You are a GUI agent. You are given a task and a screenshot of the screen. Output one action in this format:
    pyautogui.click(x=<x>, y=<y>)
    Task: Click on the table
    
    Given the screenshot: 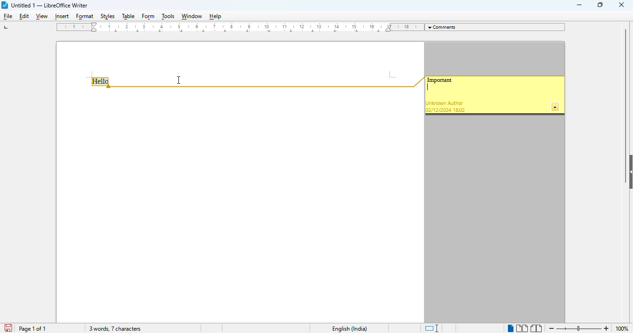 What is the action you would take?
    pyautogui.click(x=128, y=17)
    